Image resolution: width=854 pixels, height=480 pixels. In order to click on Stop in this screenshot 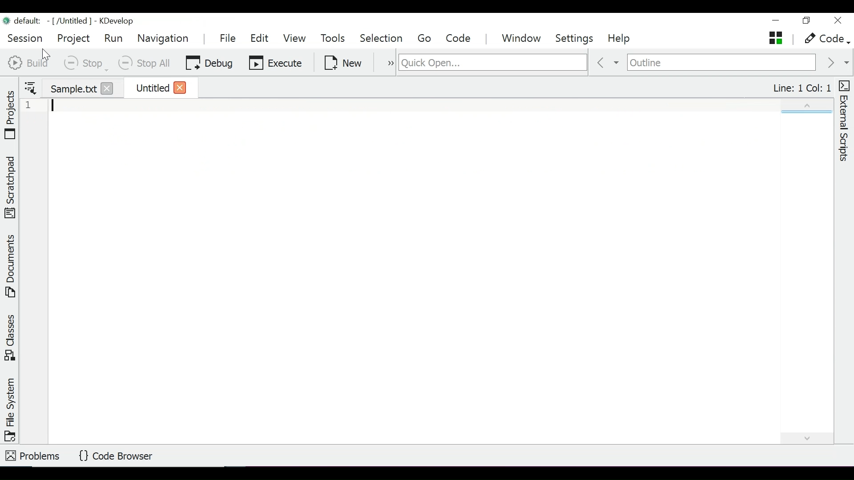, I will do `click(86, 62)`.